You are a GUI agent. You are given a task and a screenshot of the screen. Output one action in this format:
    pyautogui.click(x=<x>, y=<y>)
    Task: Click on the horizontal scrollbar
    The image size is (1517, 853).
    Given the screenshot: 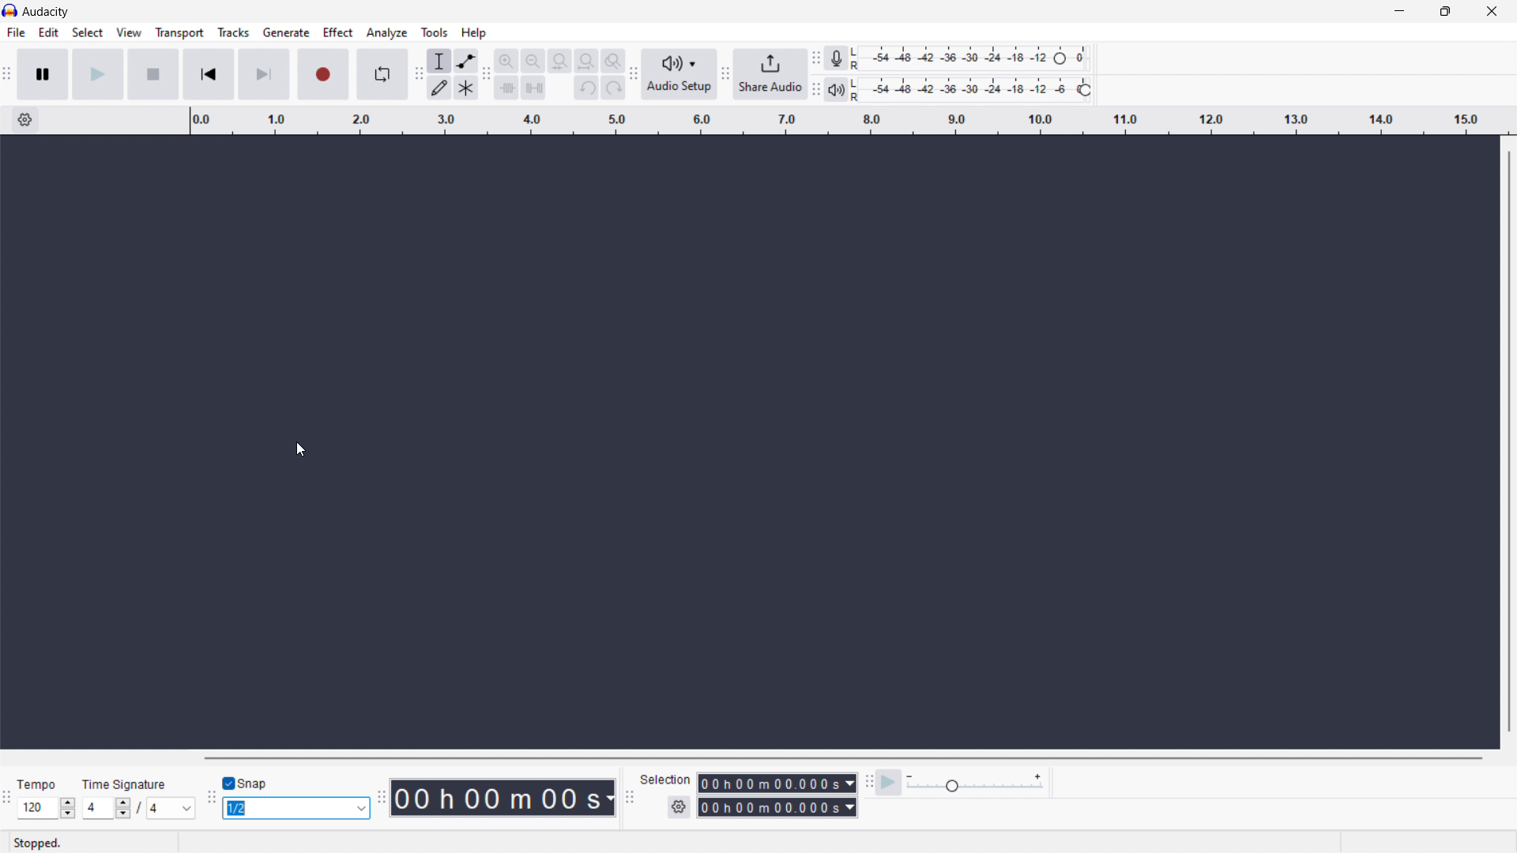 What is the action you would take?
    pyautogui.click(x=838, y=757)
    